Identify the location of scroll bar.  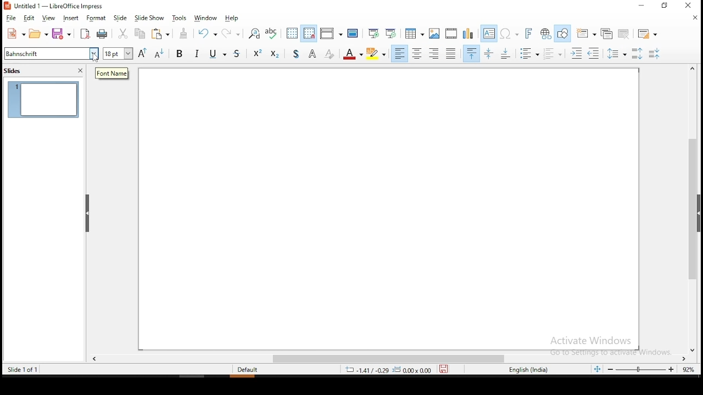
(387, 359).